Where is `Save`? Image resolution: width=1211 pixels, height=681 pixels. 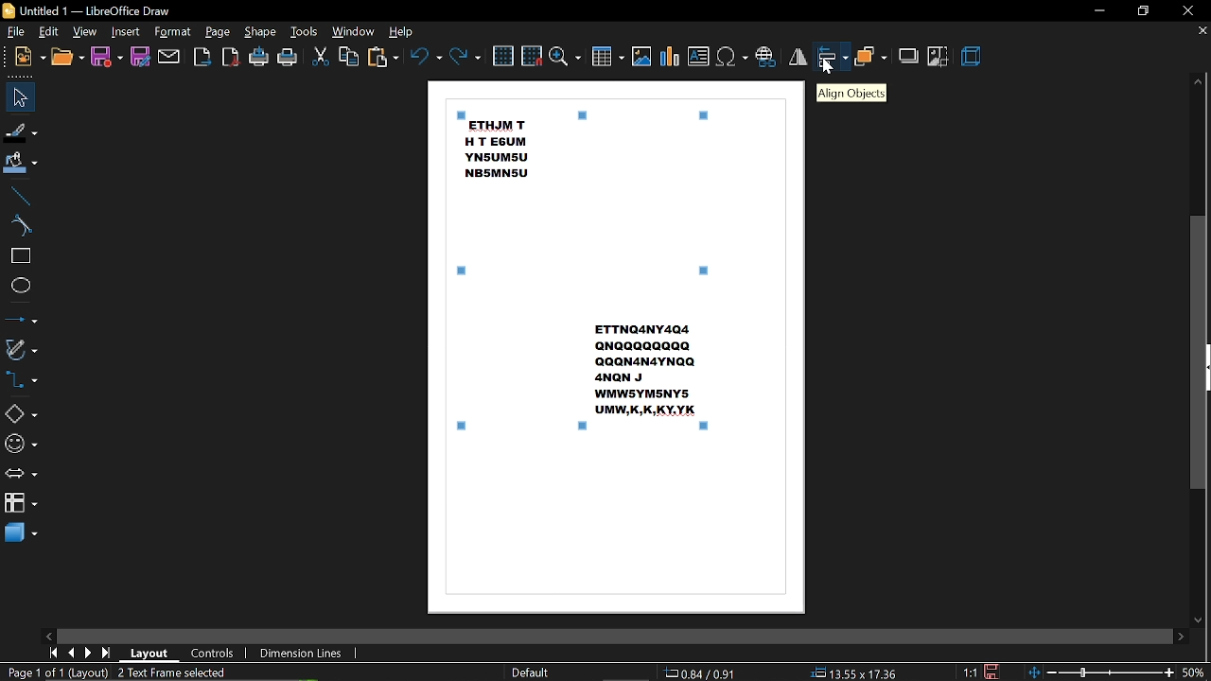 Save is located at coordinates (997, 672).